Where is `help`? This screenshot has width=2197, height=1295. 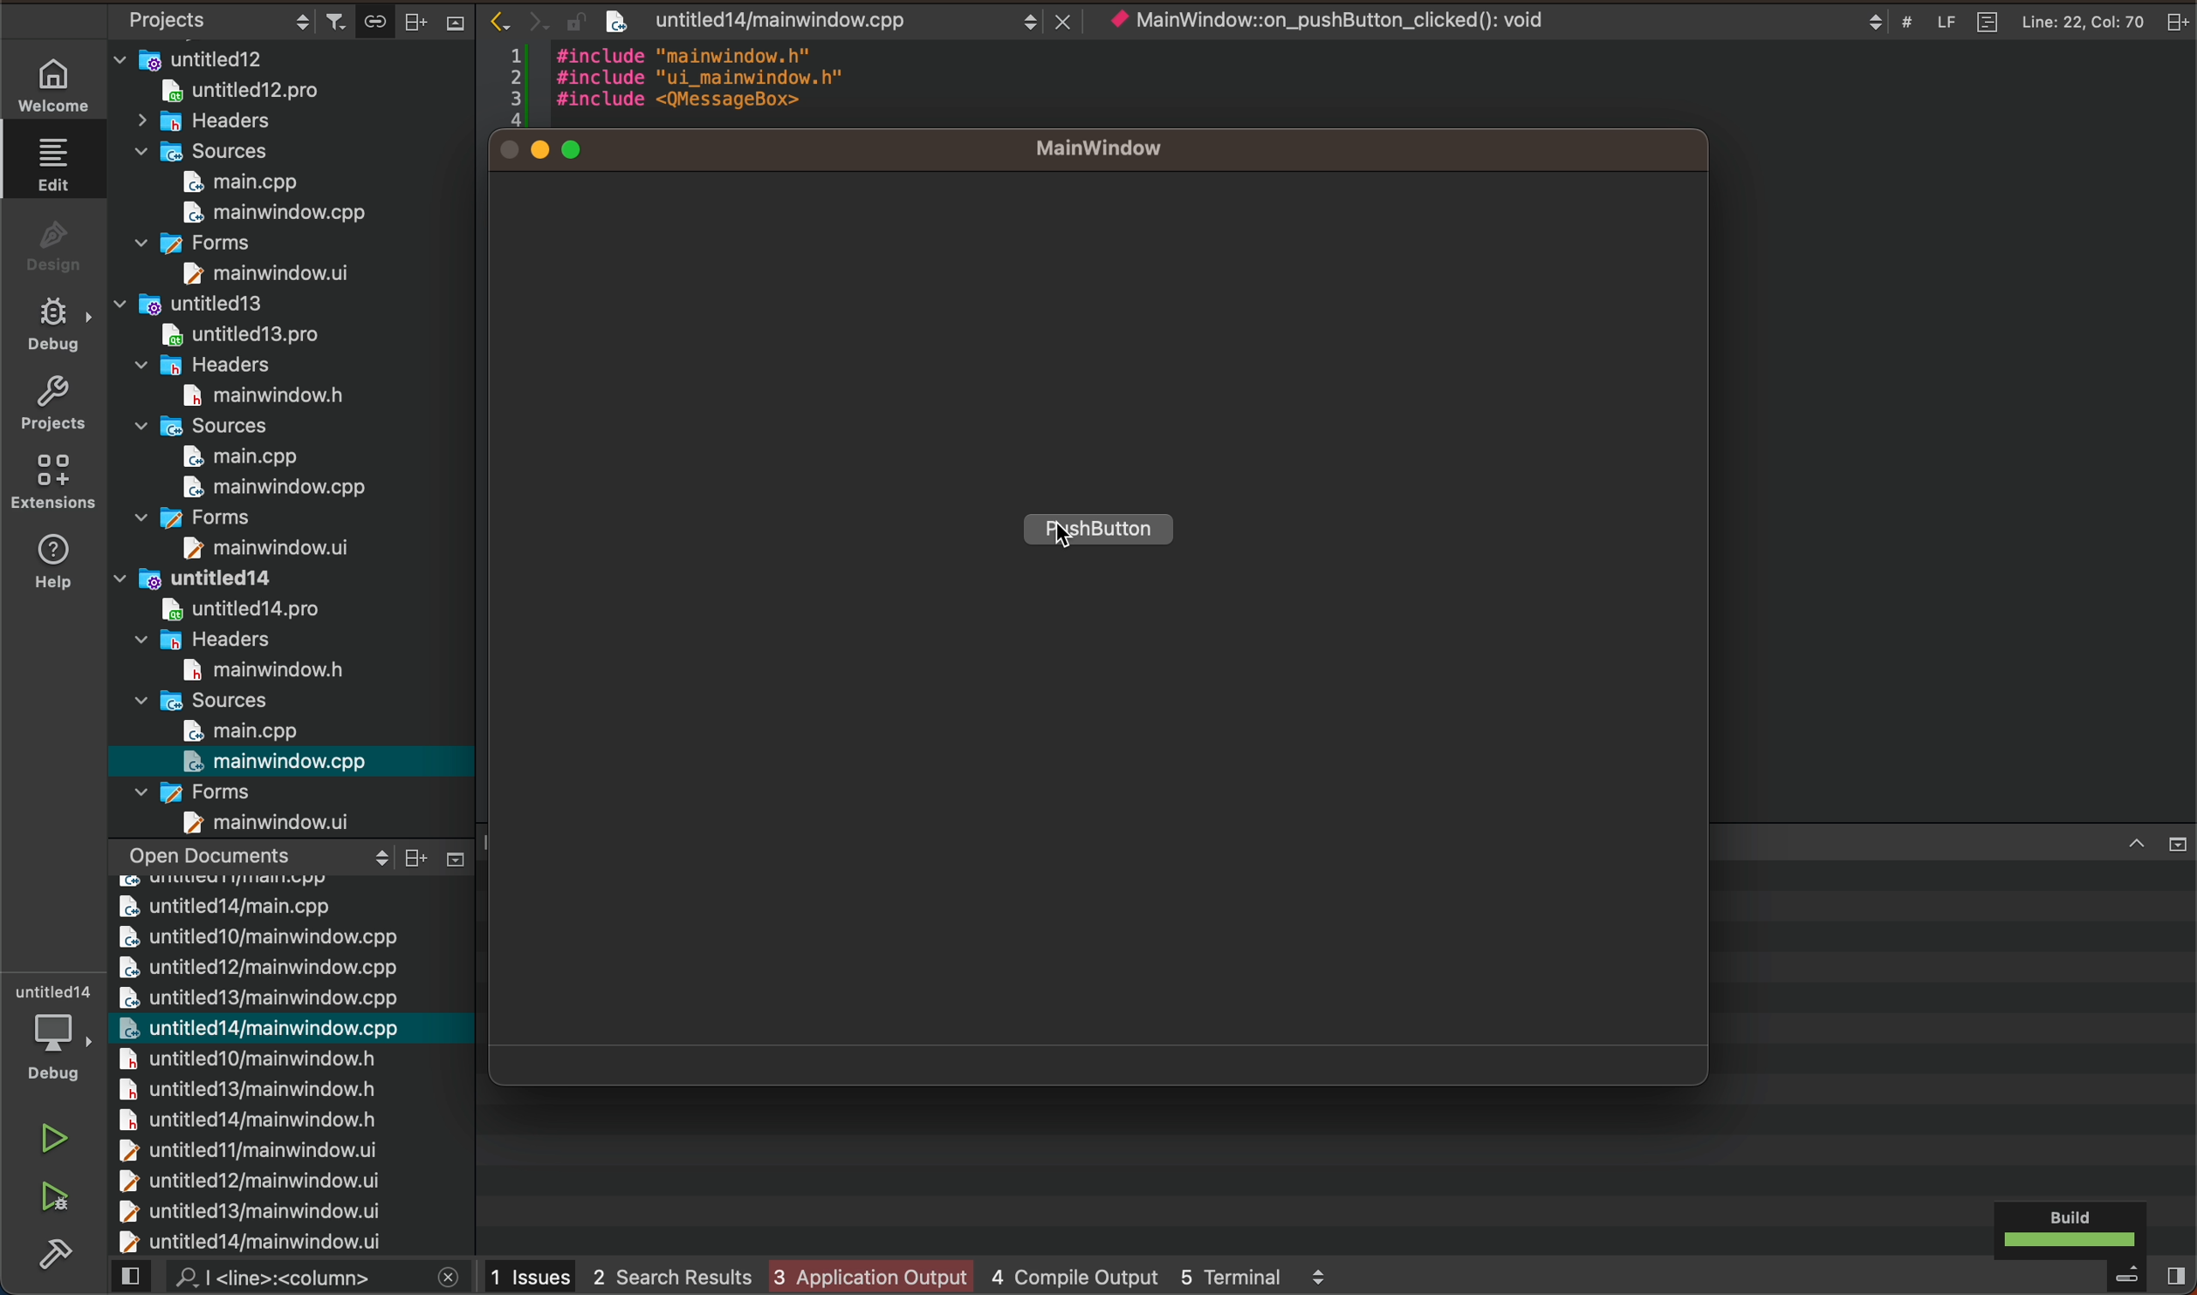
help is located at coordinates (51, 561).